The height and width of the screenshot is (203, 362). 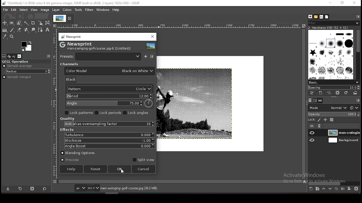 What do you see at coordinates (356, 94) in the screenshot?
I see `open brush as image` at bounding box center [356, 94].